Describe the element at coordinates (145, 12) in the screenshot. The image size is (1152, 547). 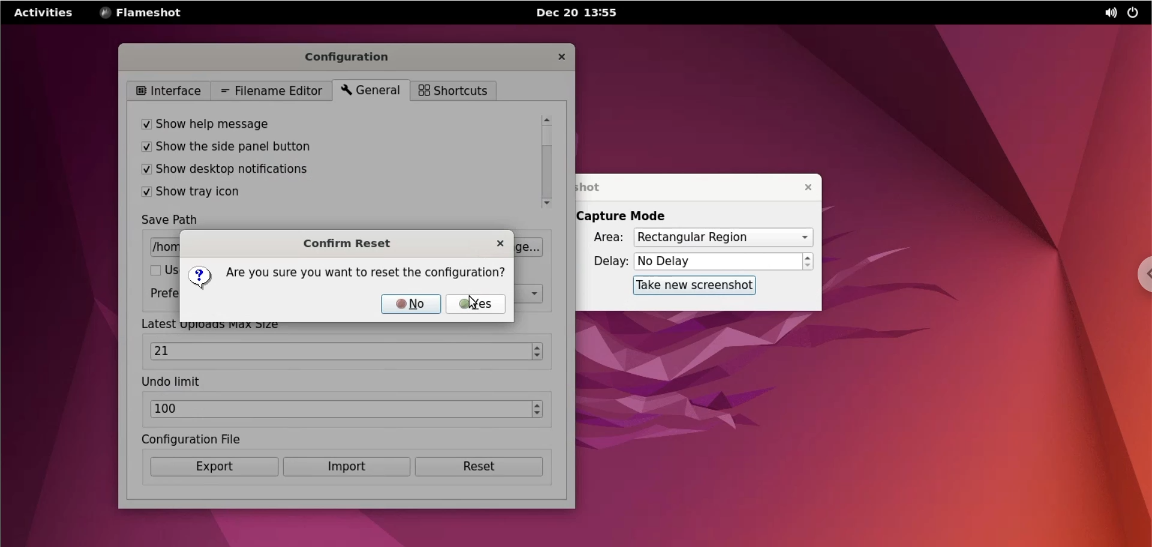
I see `flameshot options` at that location.